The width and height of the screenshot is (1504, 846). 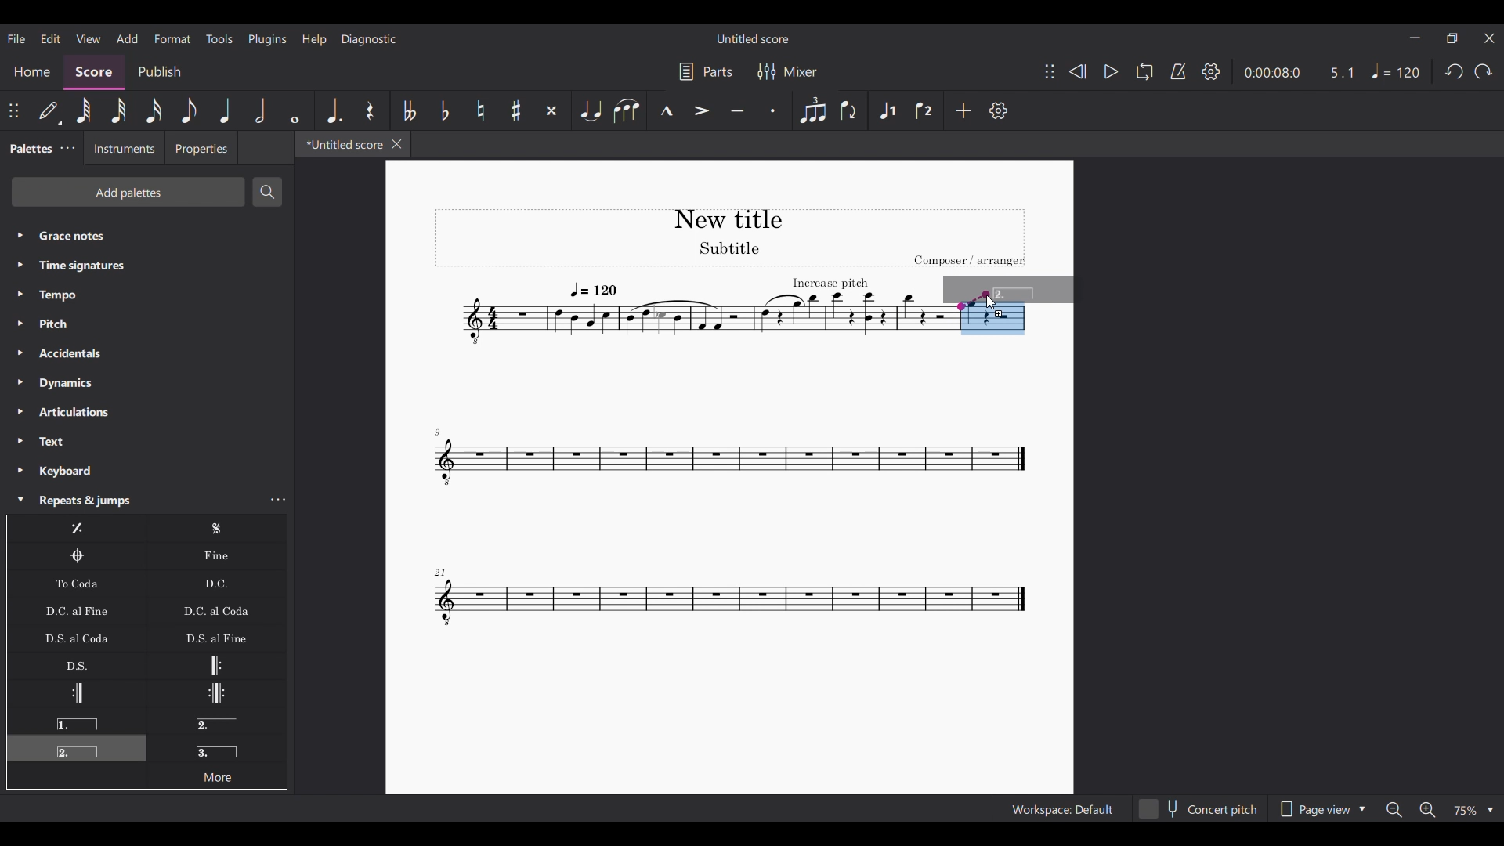 What do you see at coordinates (444, 110) in the screenshot?
I see `Toggle flat` at bounding box center [444, 110].